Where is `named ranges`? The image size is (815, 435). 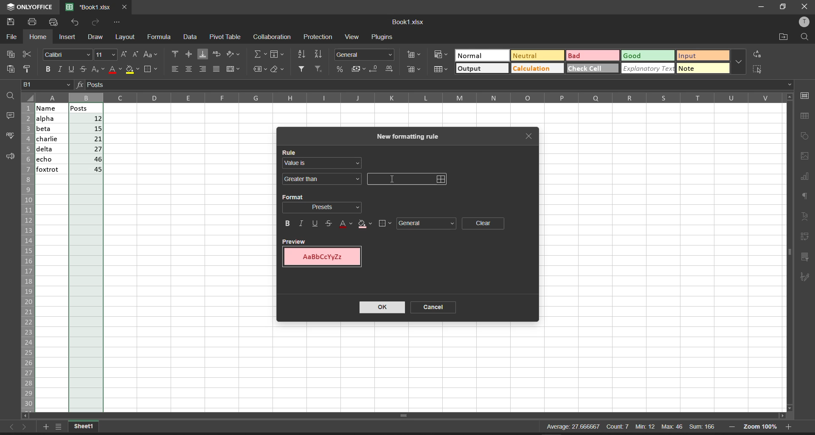
named ranges is located at coordinates (258, 69).